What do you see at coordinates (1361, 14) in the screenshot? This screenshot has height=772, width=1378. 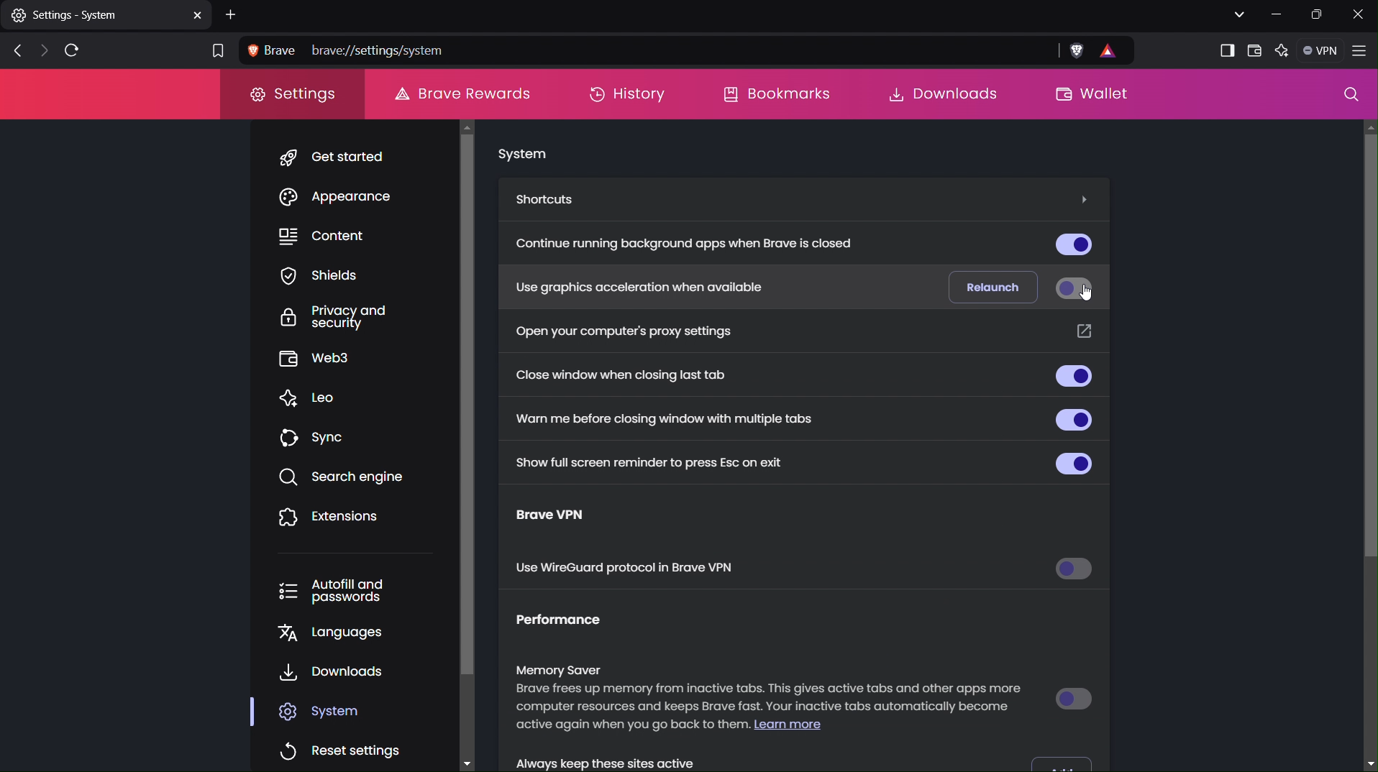 I see `Close` at bounding box center [1361, 14].